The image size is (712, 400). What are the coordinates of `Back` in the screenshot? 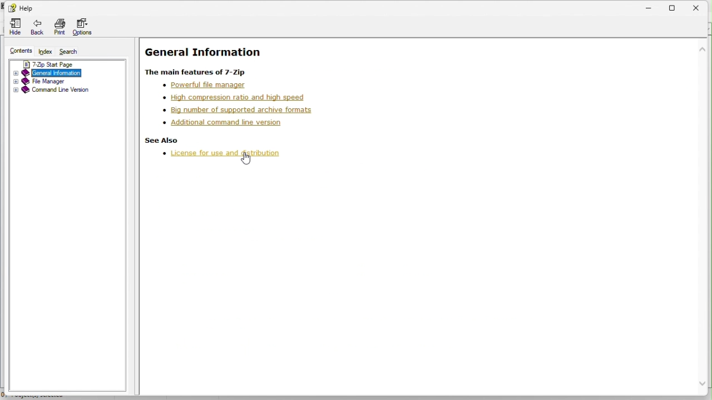 It's located at (37, 28).